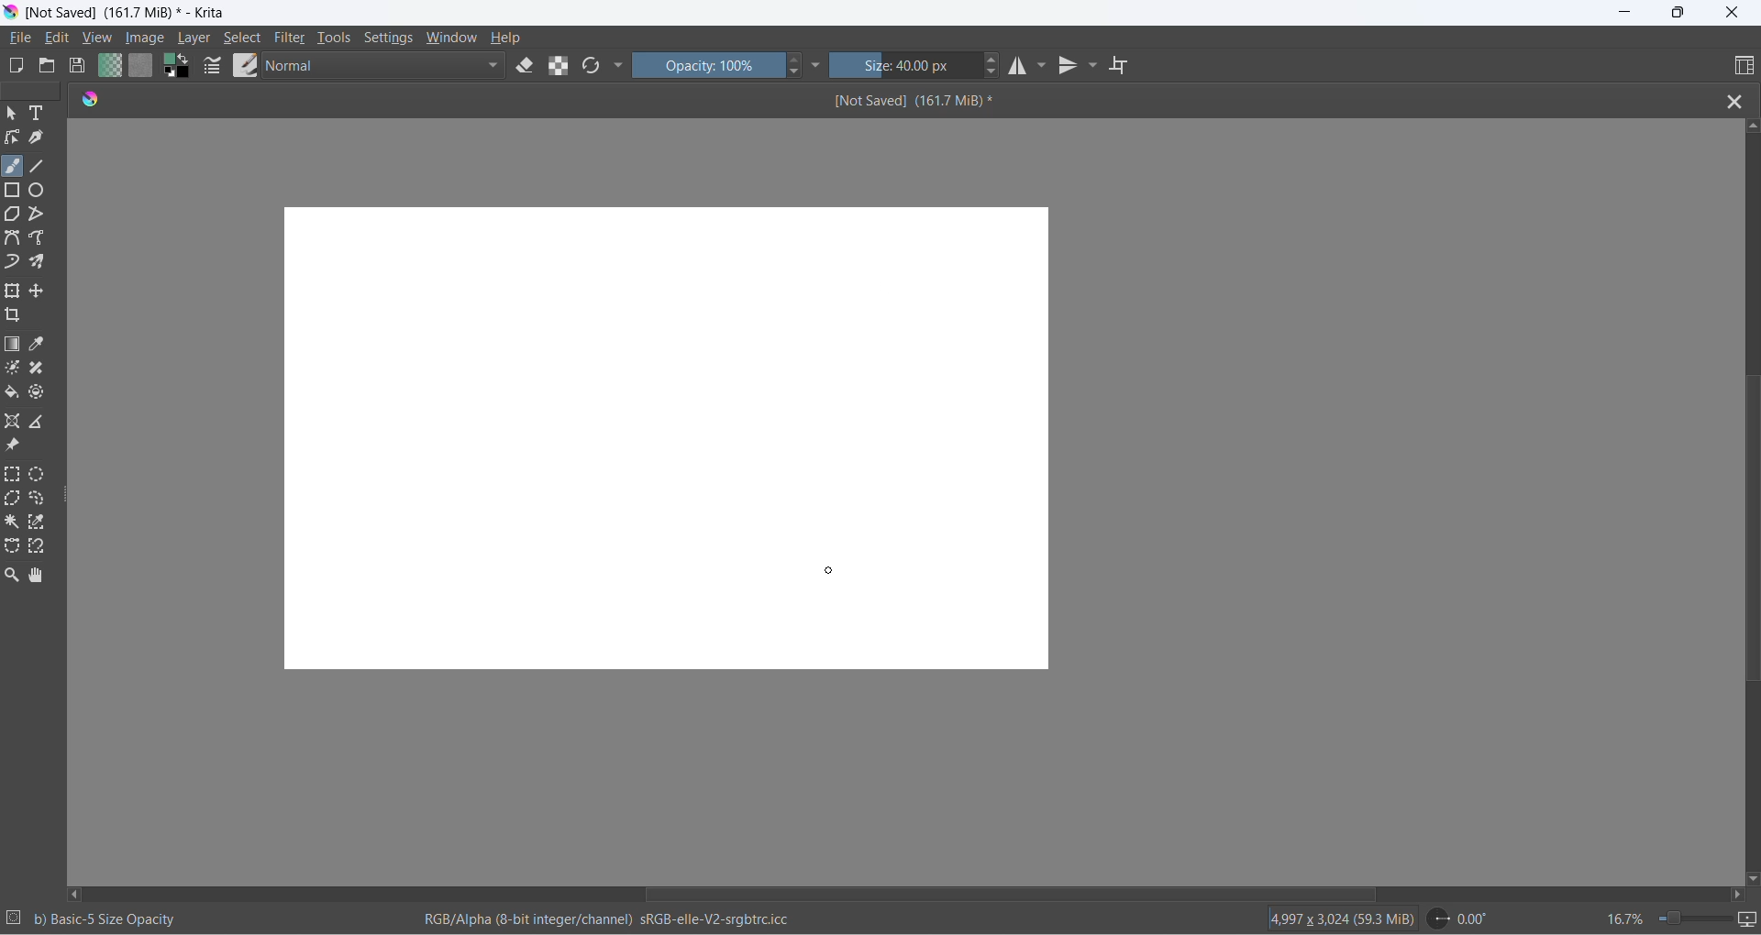 Image resolution: width=1761 pixels, height=935 pixels. Describe the element at coordinates (450, 39) in the screenshot. I see `window` at that location.